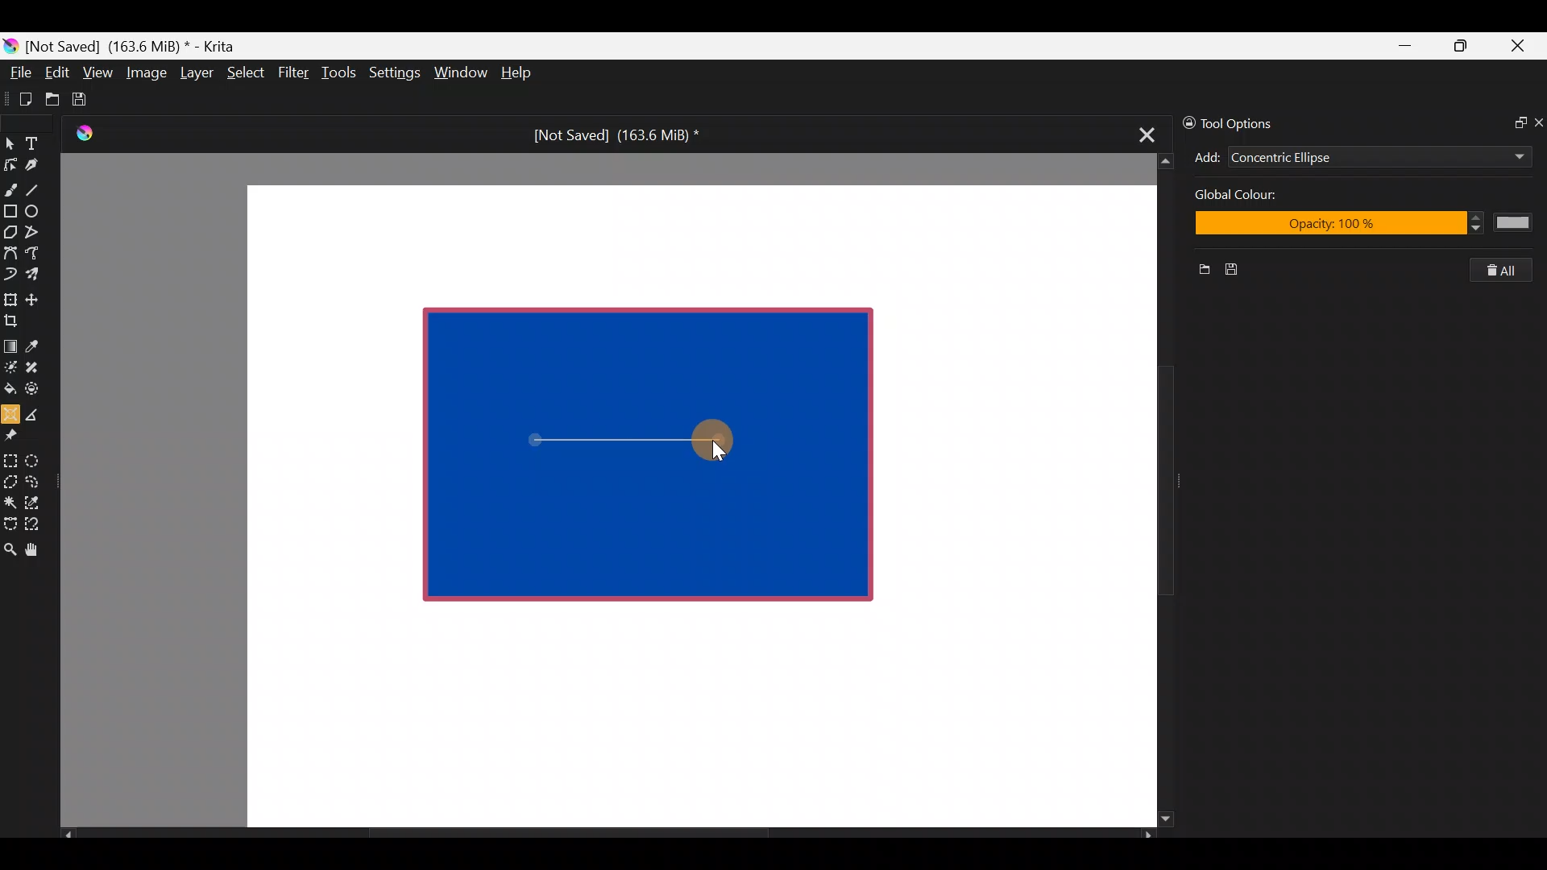 This screenshot has width=1547, height=870. Describe the element at coordinates (10, 145) in the screenshot. I see `Select shapes tool` at that location.